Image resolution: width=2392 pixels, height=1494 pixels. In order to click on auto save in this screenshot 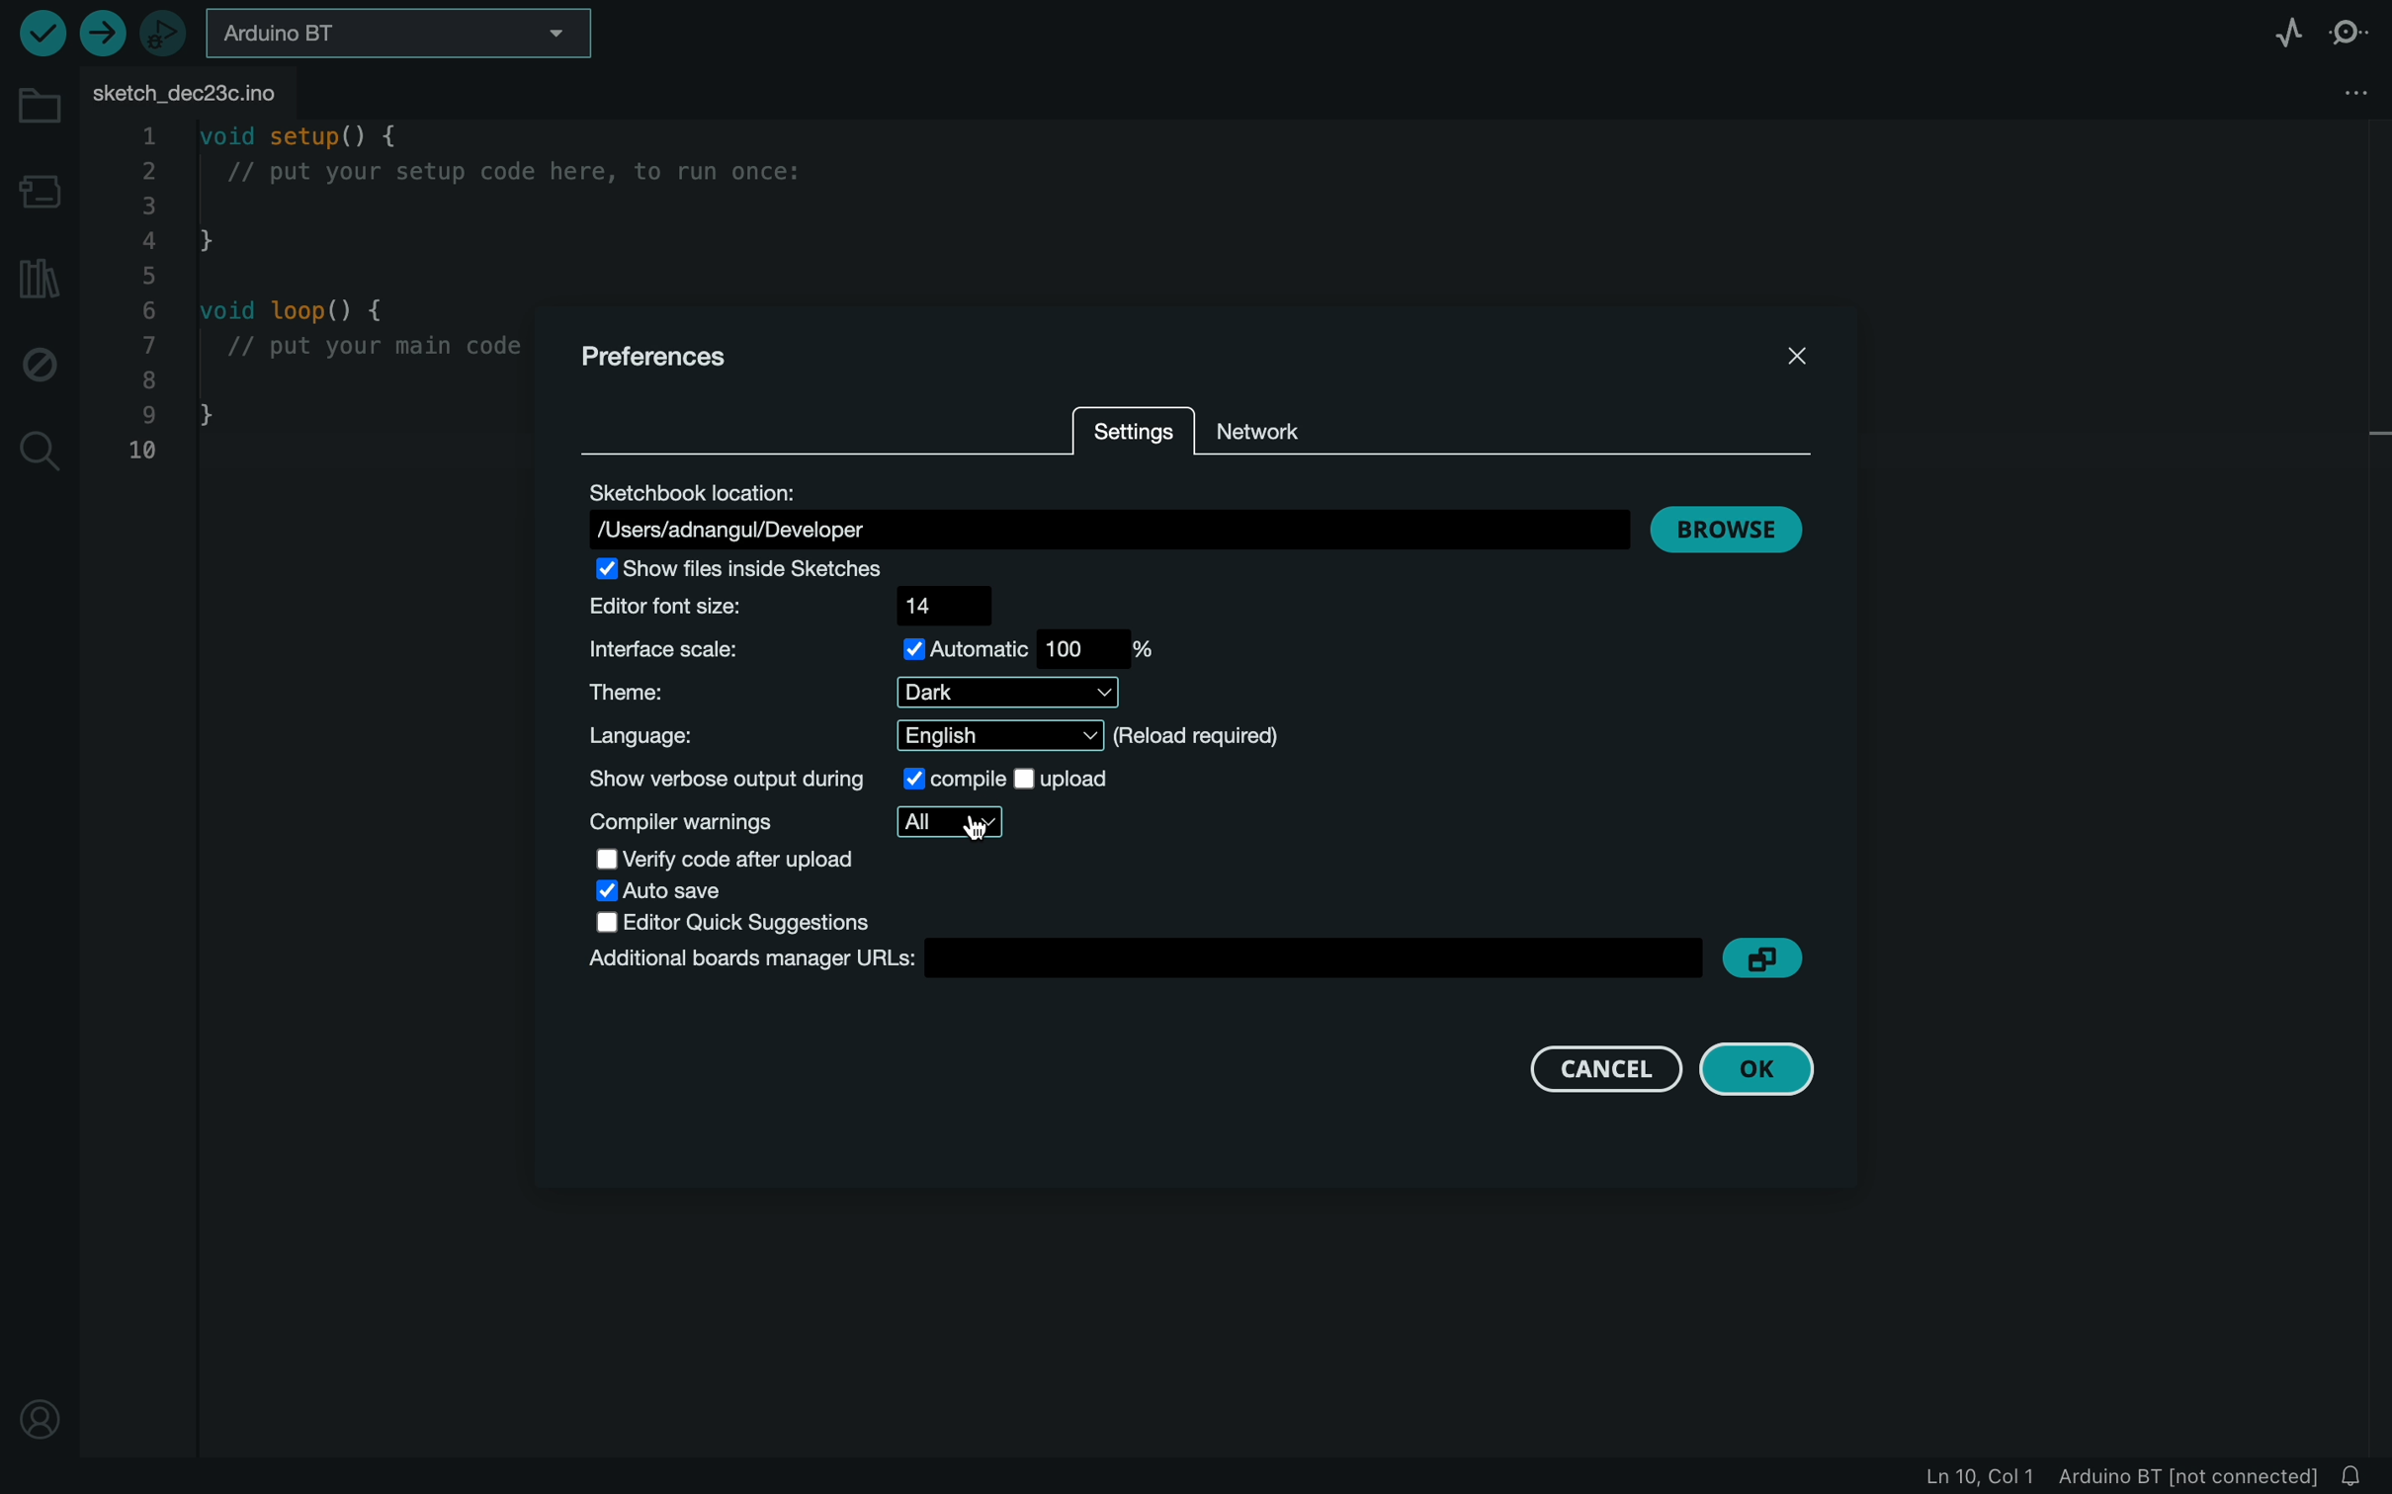, I will do `click(684, 891)`.